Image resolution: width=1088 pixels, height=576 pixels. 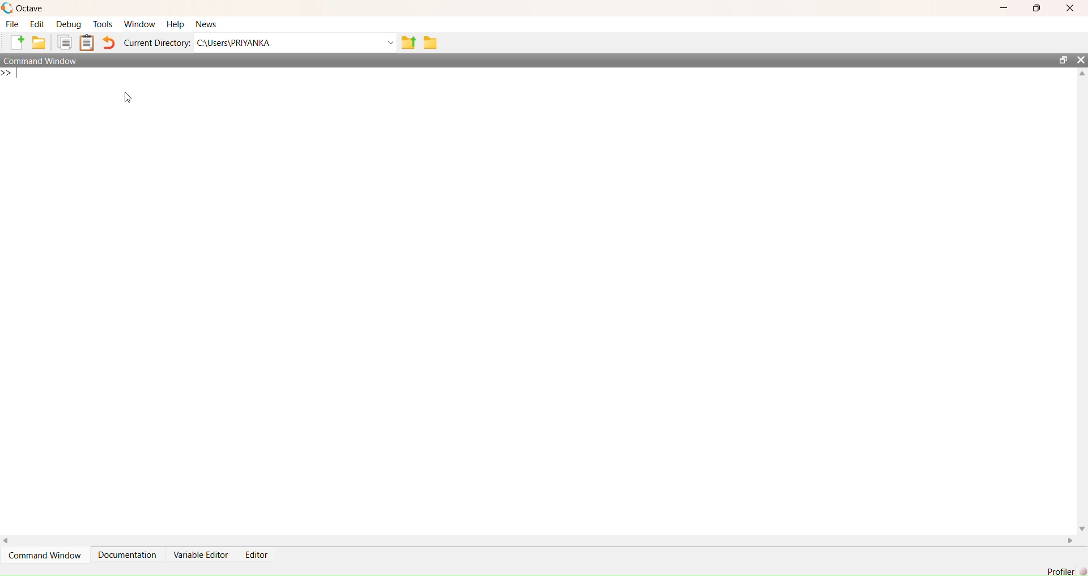 I want to click on export, so click(x=409, y=46).